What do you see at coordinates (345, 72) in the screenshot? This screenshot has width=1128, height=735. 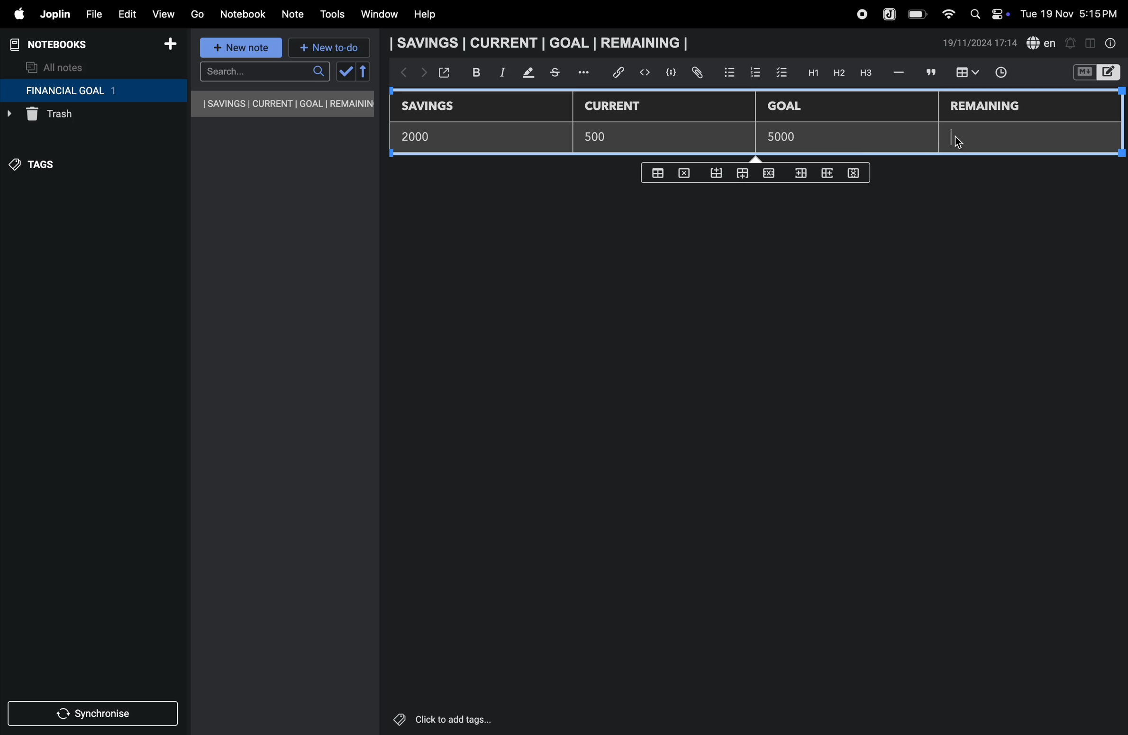 I see `check` at bounding box center [345, 72].